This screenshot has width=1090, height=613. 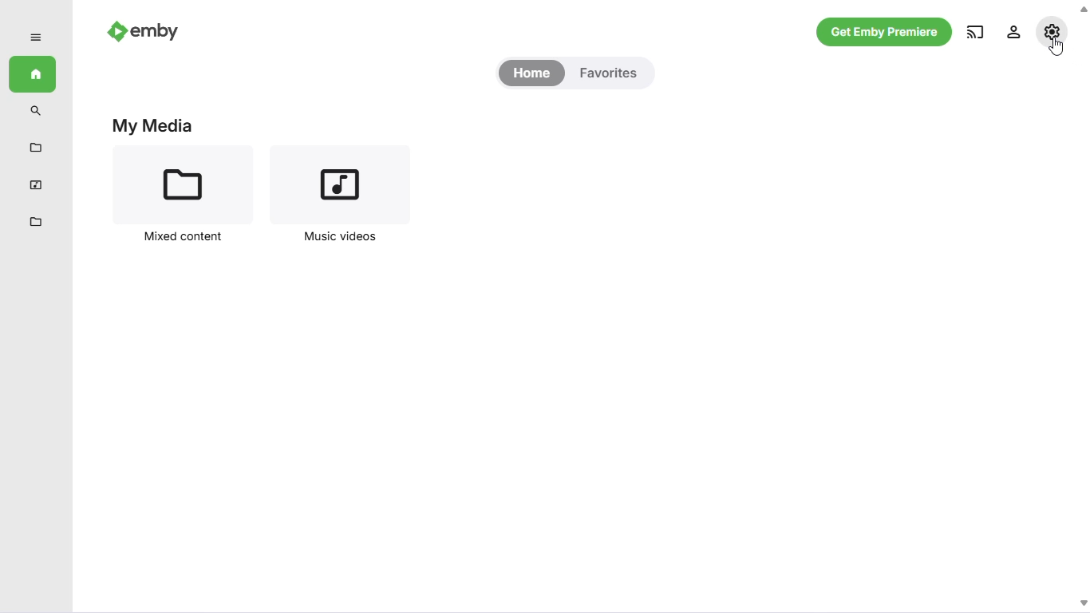 What do you see at coordinates (36, 223) in the screenshot?
I see `mixed content` at bounding box center [36, 223].